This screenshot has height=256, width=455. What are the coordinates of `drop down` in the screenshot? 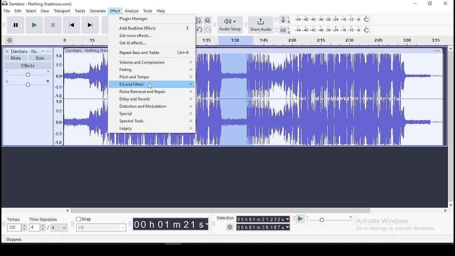 It's located at (288, 227).